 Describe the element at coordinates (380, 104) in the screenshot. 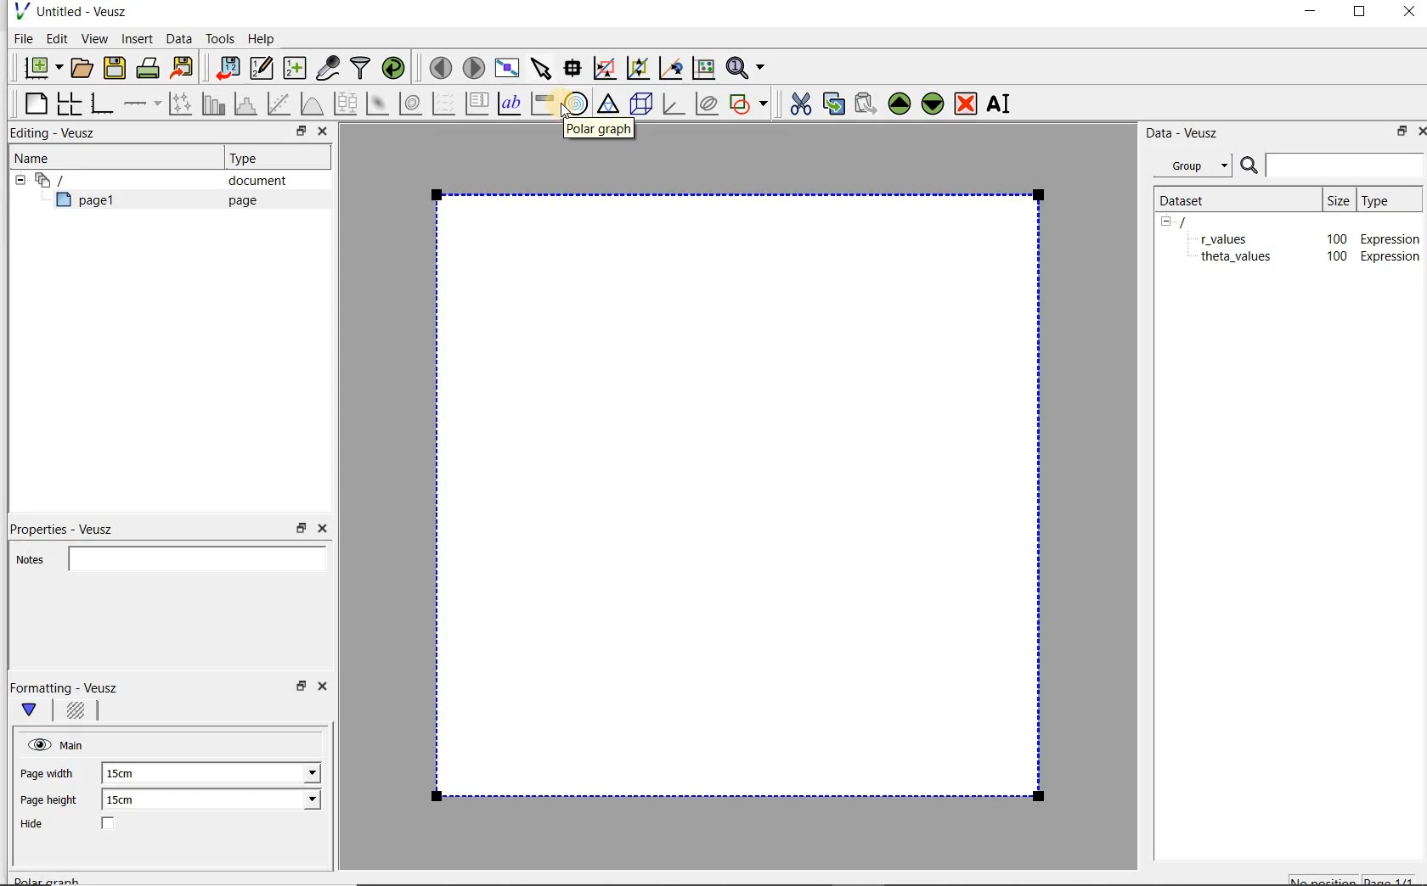

I see `plot a 2d dataset as an image` at that location.